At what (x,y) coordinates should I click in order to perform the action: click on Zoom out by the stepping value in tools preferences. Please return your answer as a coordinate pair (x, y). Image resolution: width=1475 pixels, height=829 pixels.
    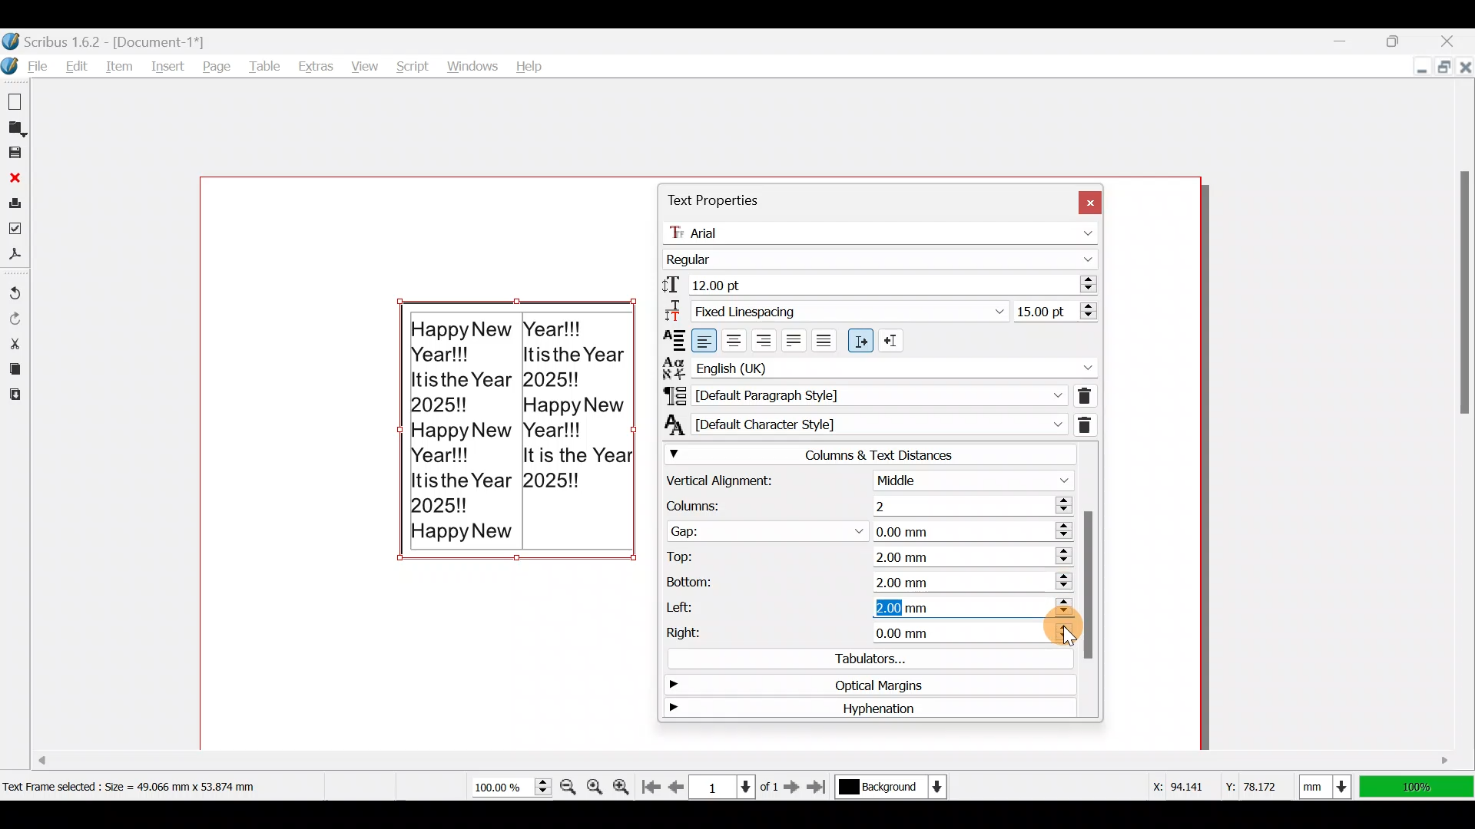
    Looking at the image, I should click on (568, 781).